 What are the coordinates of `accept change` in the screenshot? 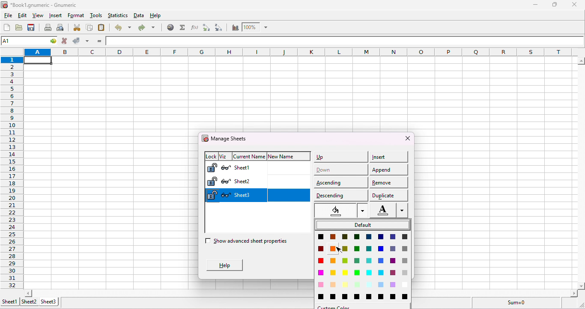 It's located at (81, 41).